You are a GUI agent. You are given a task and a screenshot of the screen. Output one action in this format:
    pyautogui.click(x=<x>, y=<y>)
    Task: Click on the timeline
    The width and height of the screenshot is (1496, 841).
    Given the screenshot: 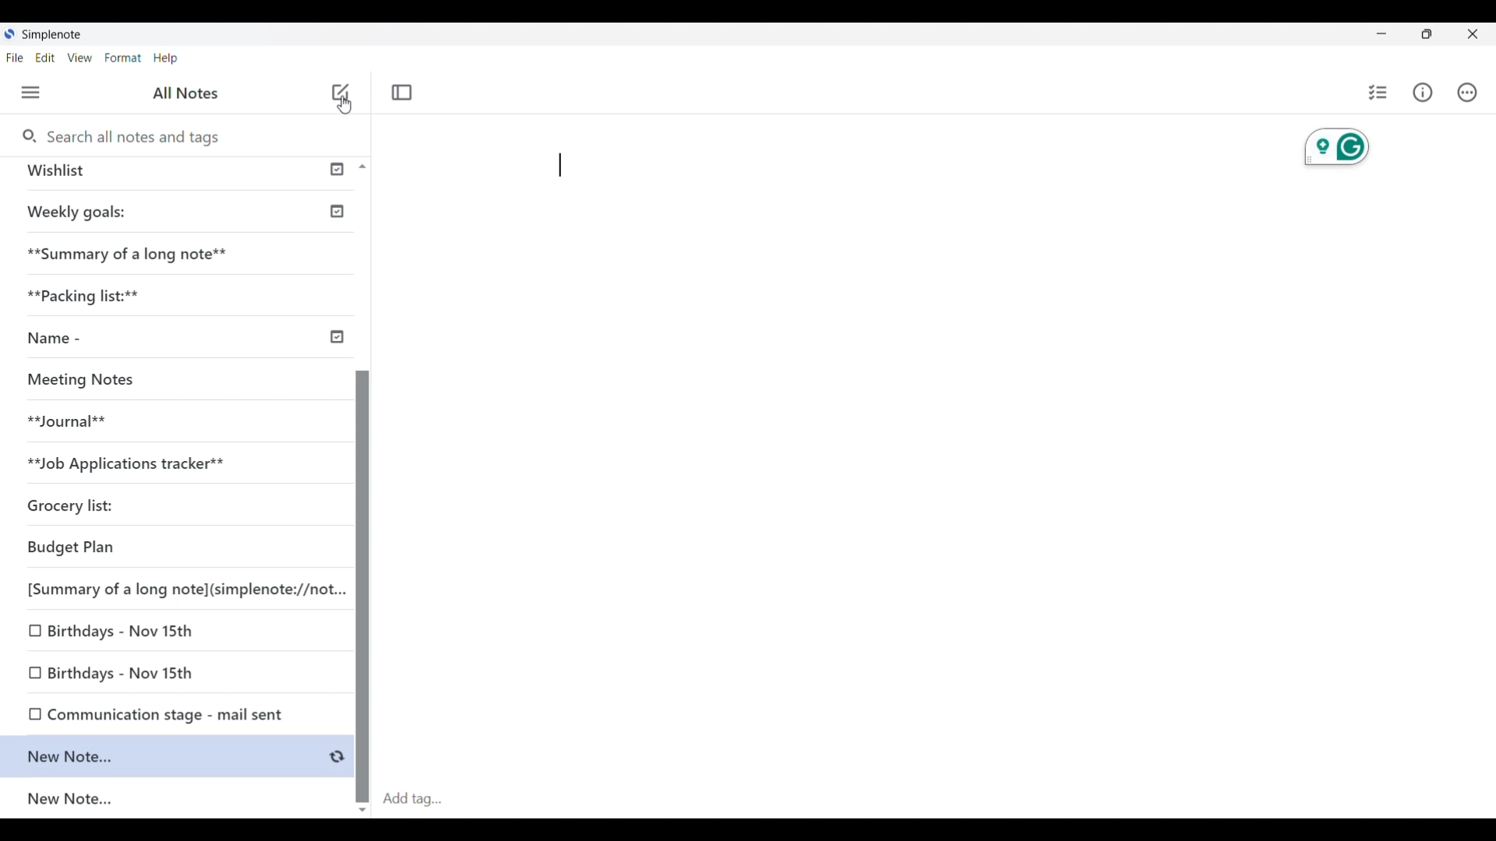 What is the action you would take?
    pyautogui.click(x=337, y=167)
    